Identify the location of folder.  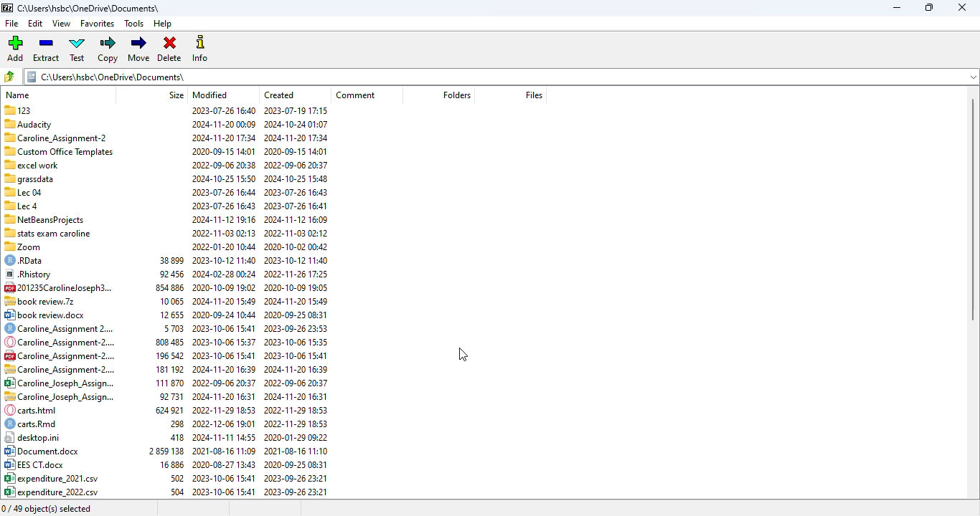
(456, 95).